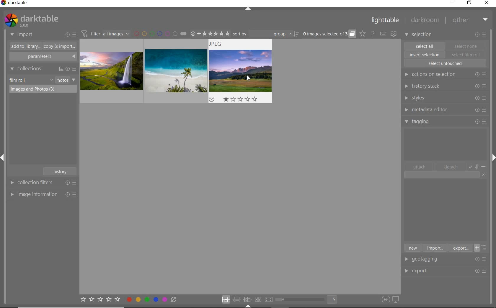 Image resolution: width=496 pixels, height=308 pixels. What do you see at coordinates (435, 248) in the screenshot?
I see `import` at bounding box center [435, 248].